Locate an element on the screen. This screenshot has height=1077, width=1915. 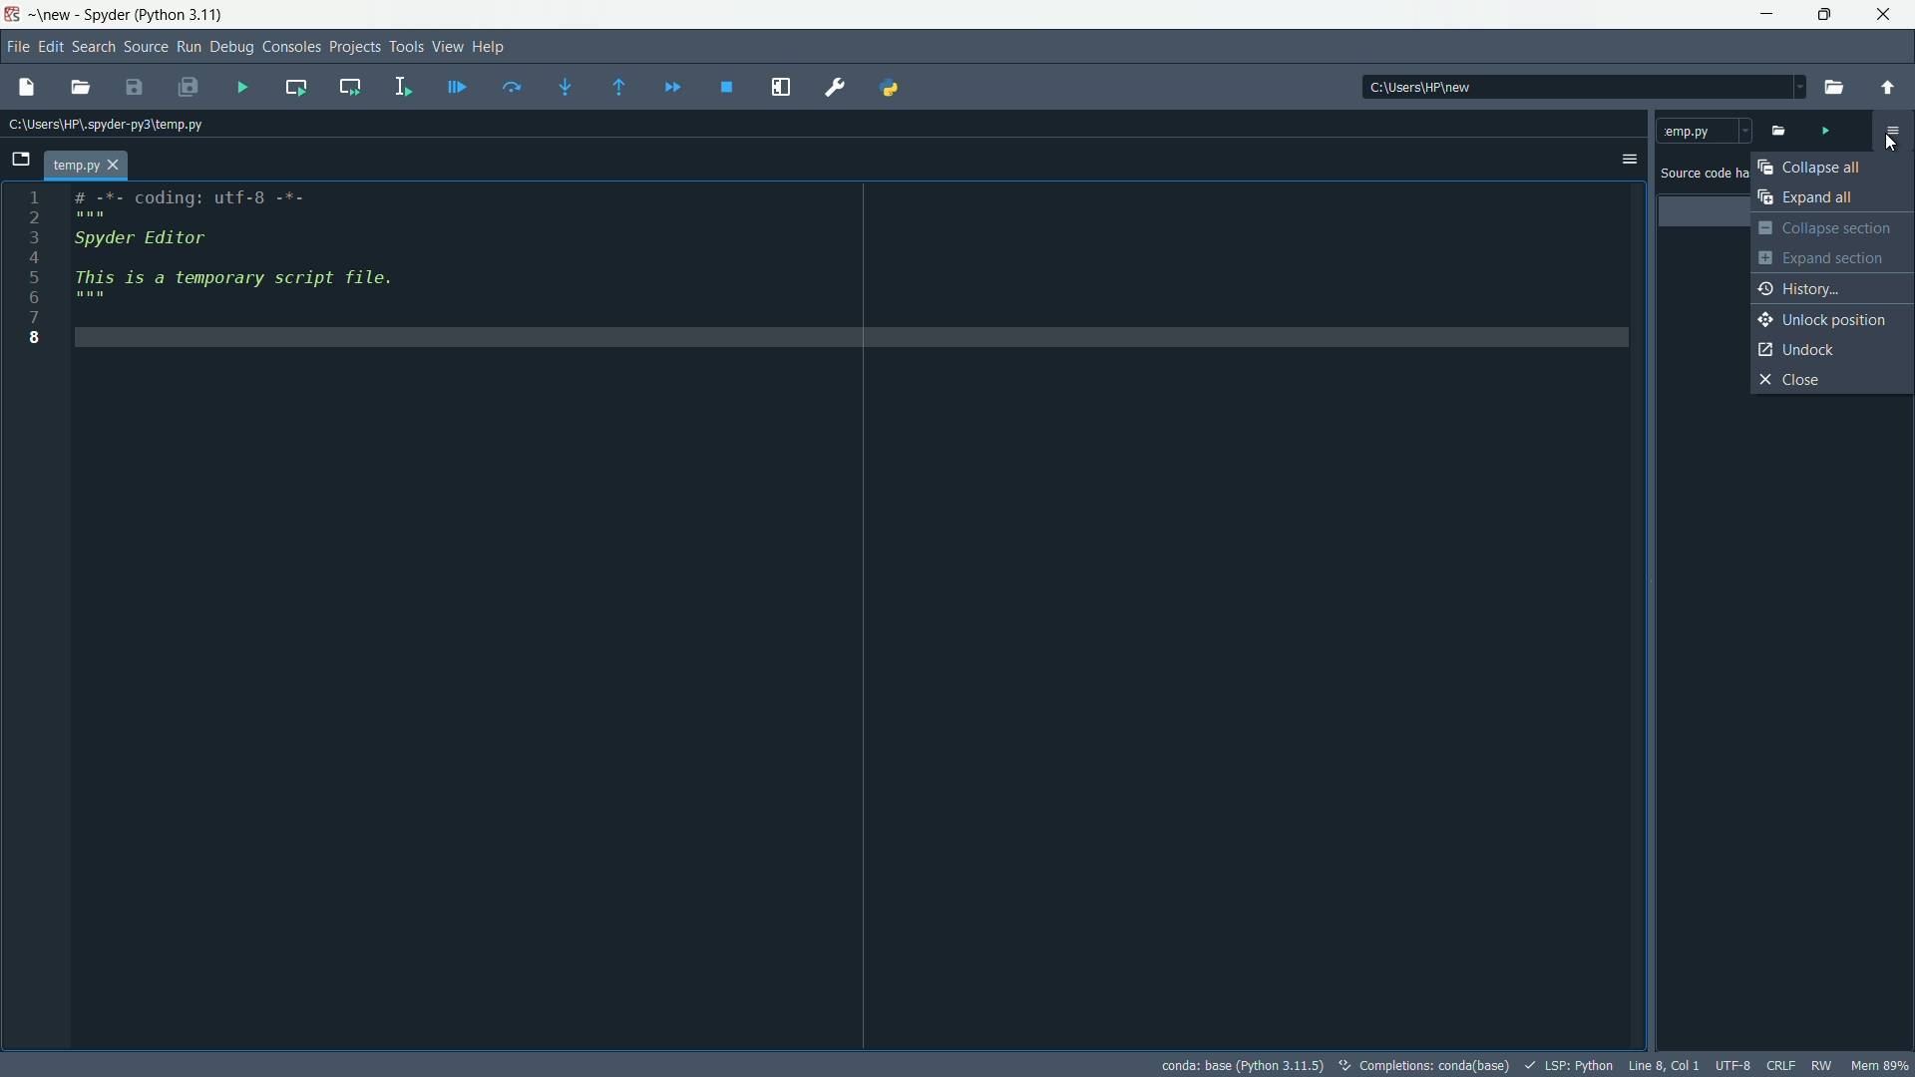
debug menu is located at coordinates (232, 47).